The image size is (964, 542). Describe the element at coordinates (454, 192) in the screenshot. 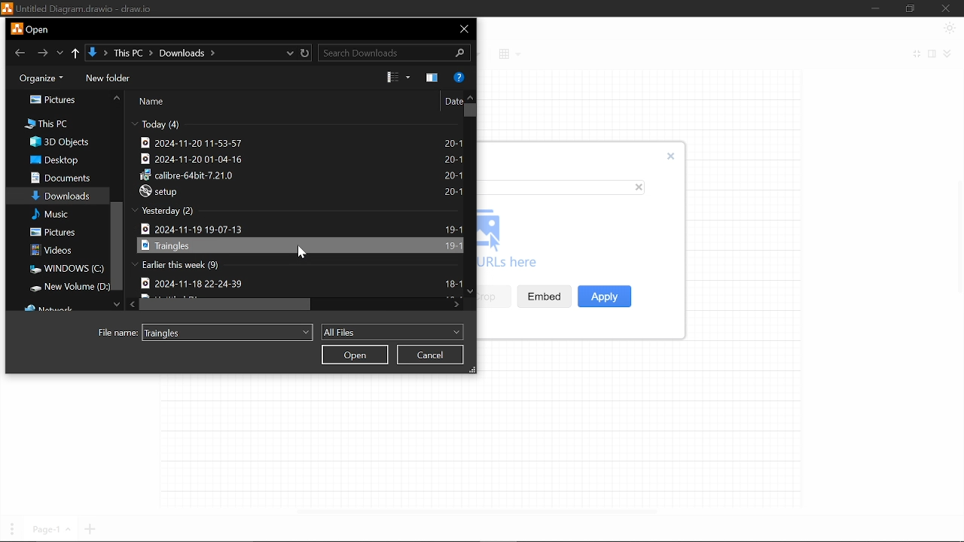

I see `20-1` at that location.